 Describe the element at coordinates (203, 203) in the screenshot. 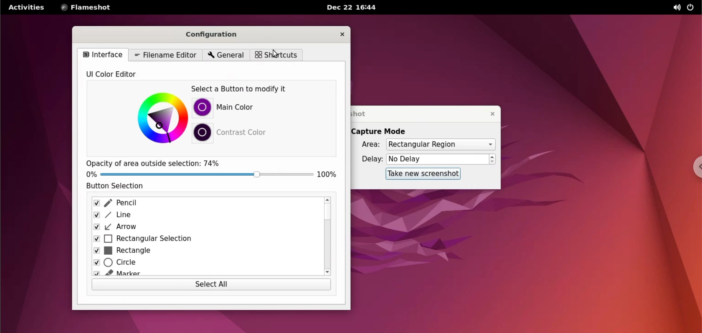

I see `pencil checkbox` at that location.